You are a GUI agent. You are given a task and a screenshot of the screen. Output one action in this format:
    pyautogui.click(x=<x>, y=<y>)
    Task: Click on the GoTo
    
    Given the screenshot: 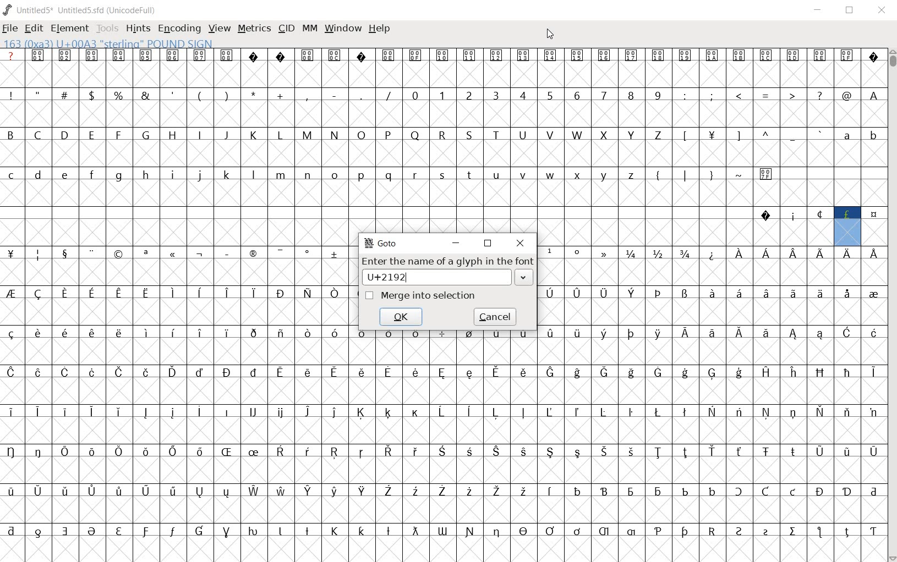 What is the action you would take?
    pyautogui.click(x=381, y=242)
    